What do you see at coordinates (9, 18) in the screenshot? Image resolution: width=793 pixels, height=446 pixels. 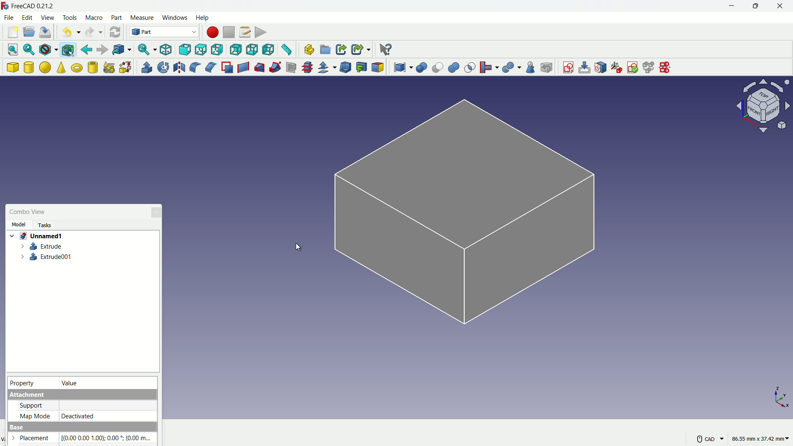 I see `file` at bounding box center [9, 18].